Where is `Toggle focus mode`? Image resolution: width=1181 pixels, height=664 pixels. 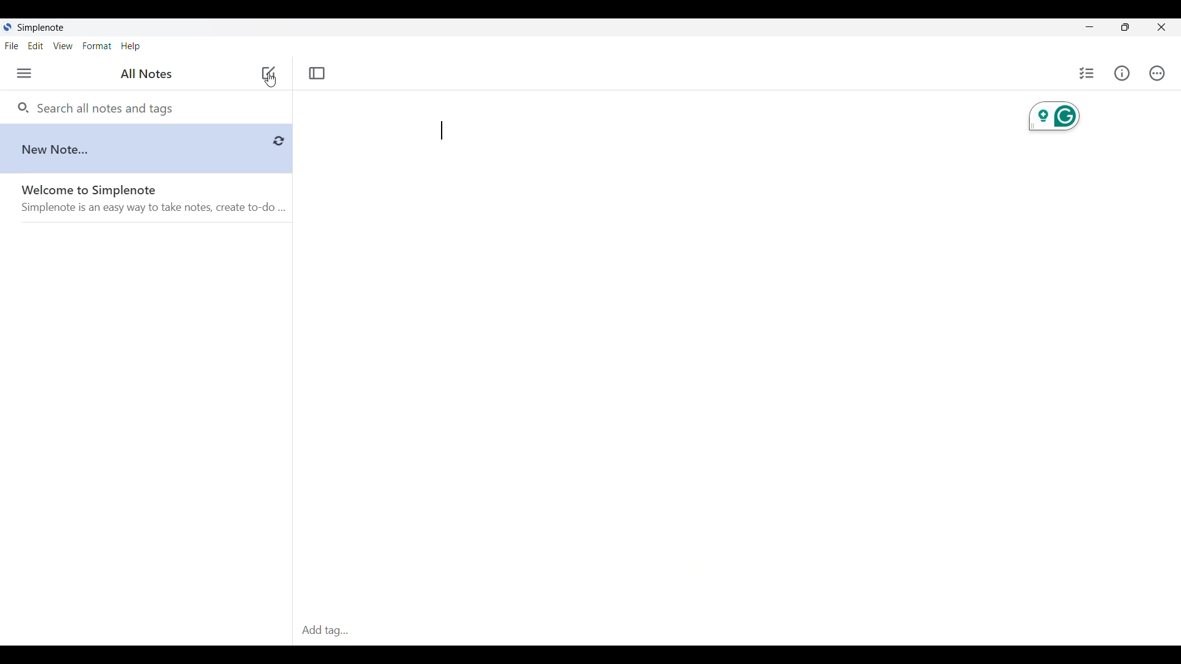 Toggle focus mode is located at coordinates (317, 73).